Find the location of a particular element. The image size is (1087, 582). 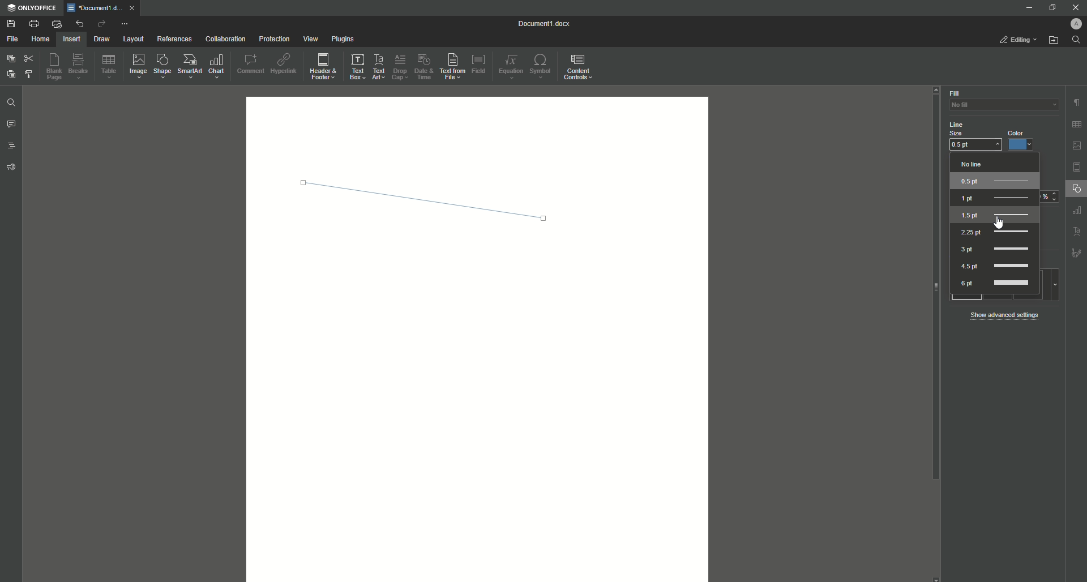

page is located at coordinates (1077, 166).